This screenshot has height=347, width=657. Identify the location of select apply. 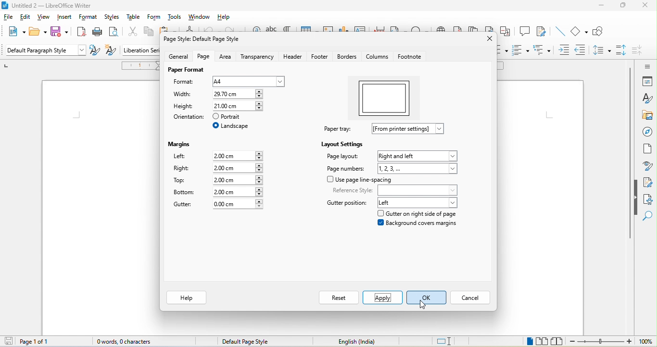
(382, 298).